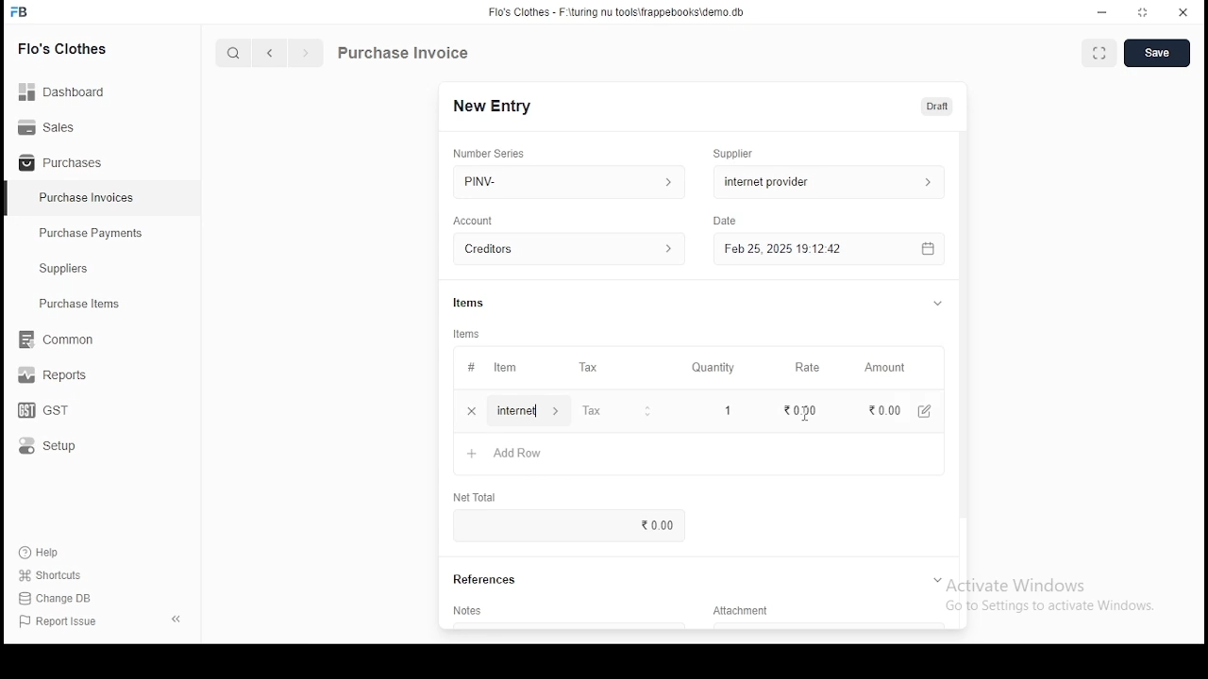 The width and height of the screenshot is (1208, 679). I want to click on minimize, so click(1104, 11).